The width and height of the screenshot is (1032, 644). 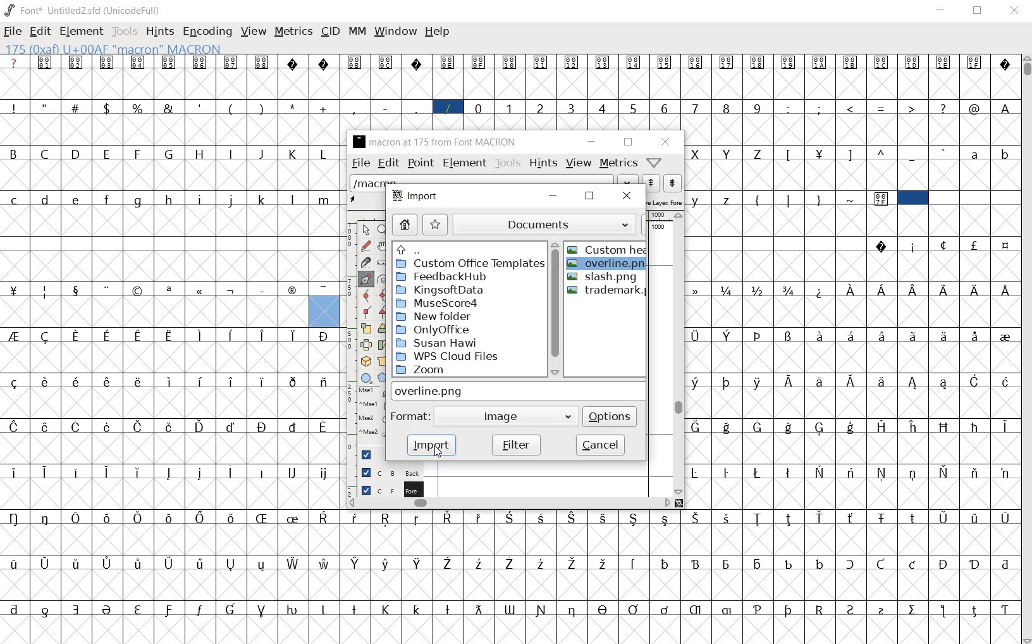 What do you see at coordinates (820, 152) in the screenshot?
I see `Symbol` at bounding box center [820, 152].